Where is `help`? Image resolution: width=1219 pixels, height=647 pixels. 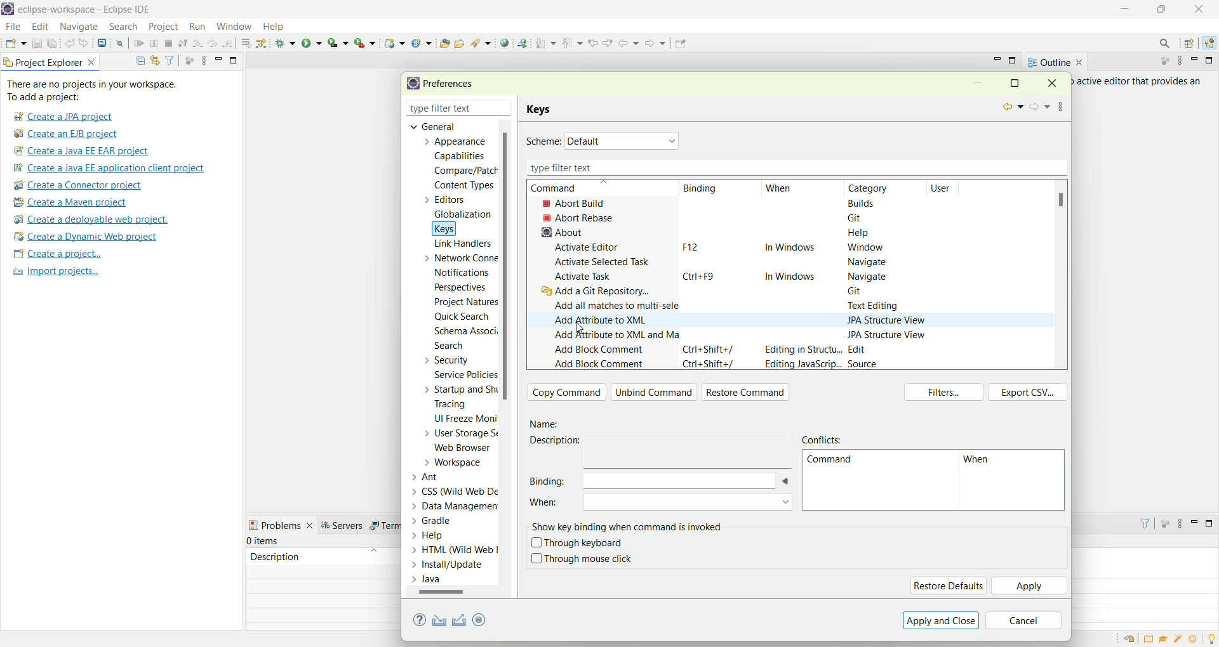
help is located at coordinates (422, 621).